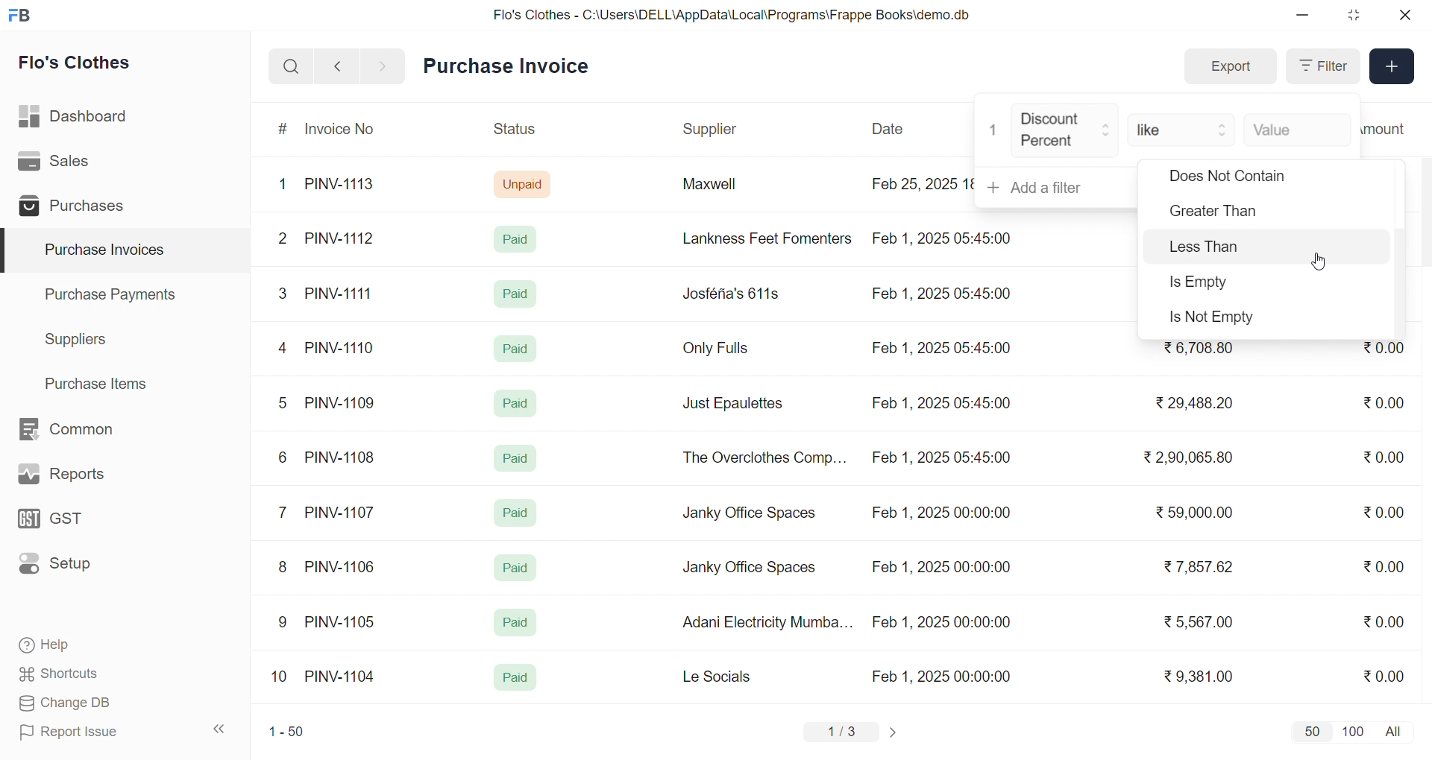 Image resolution: width=1432 pixels, height=760 pixels. Describe the element at coordinates (513, 131) in the screenshot. I see `Status` at that location.